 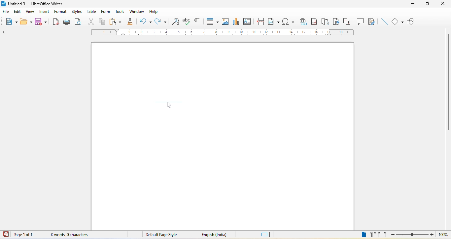 What do you see at coordinates (115, 21) in the screenshot?
I see `paste` at bounding box center [115, 21].